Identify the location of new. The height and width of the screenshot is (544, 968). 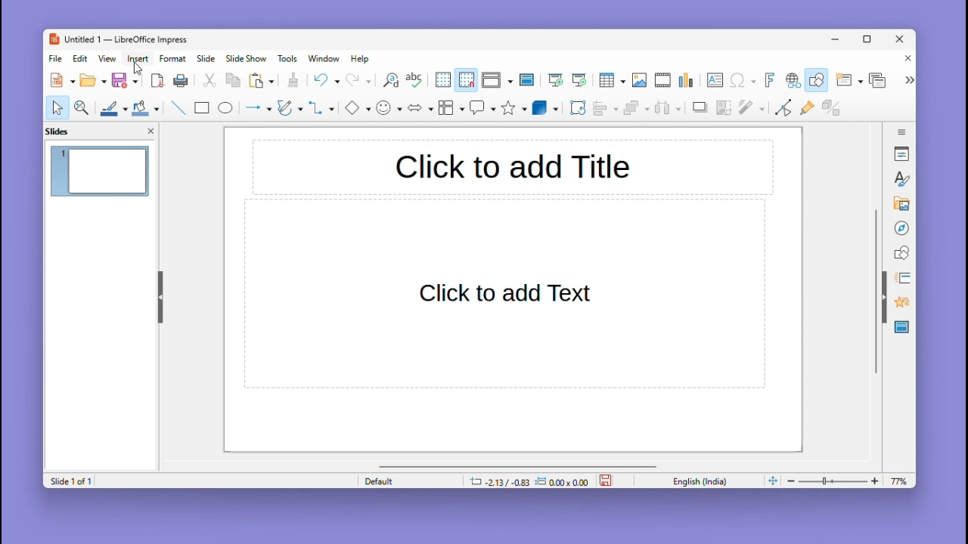
(64, 80).